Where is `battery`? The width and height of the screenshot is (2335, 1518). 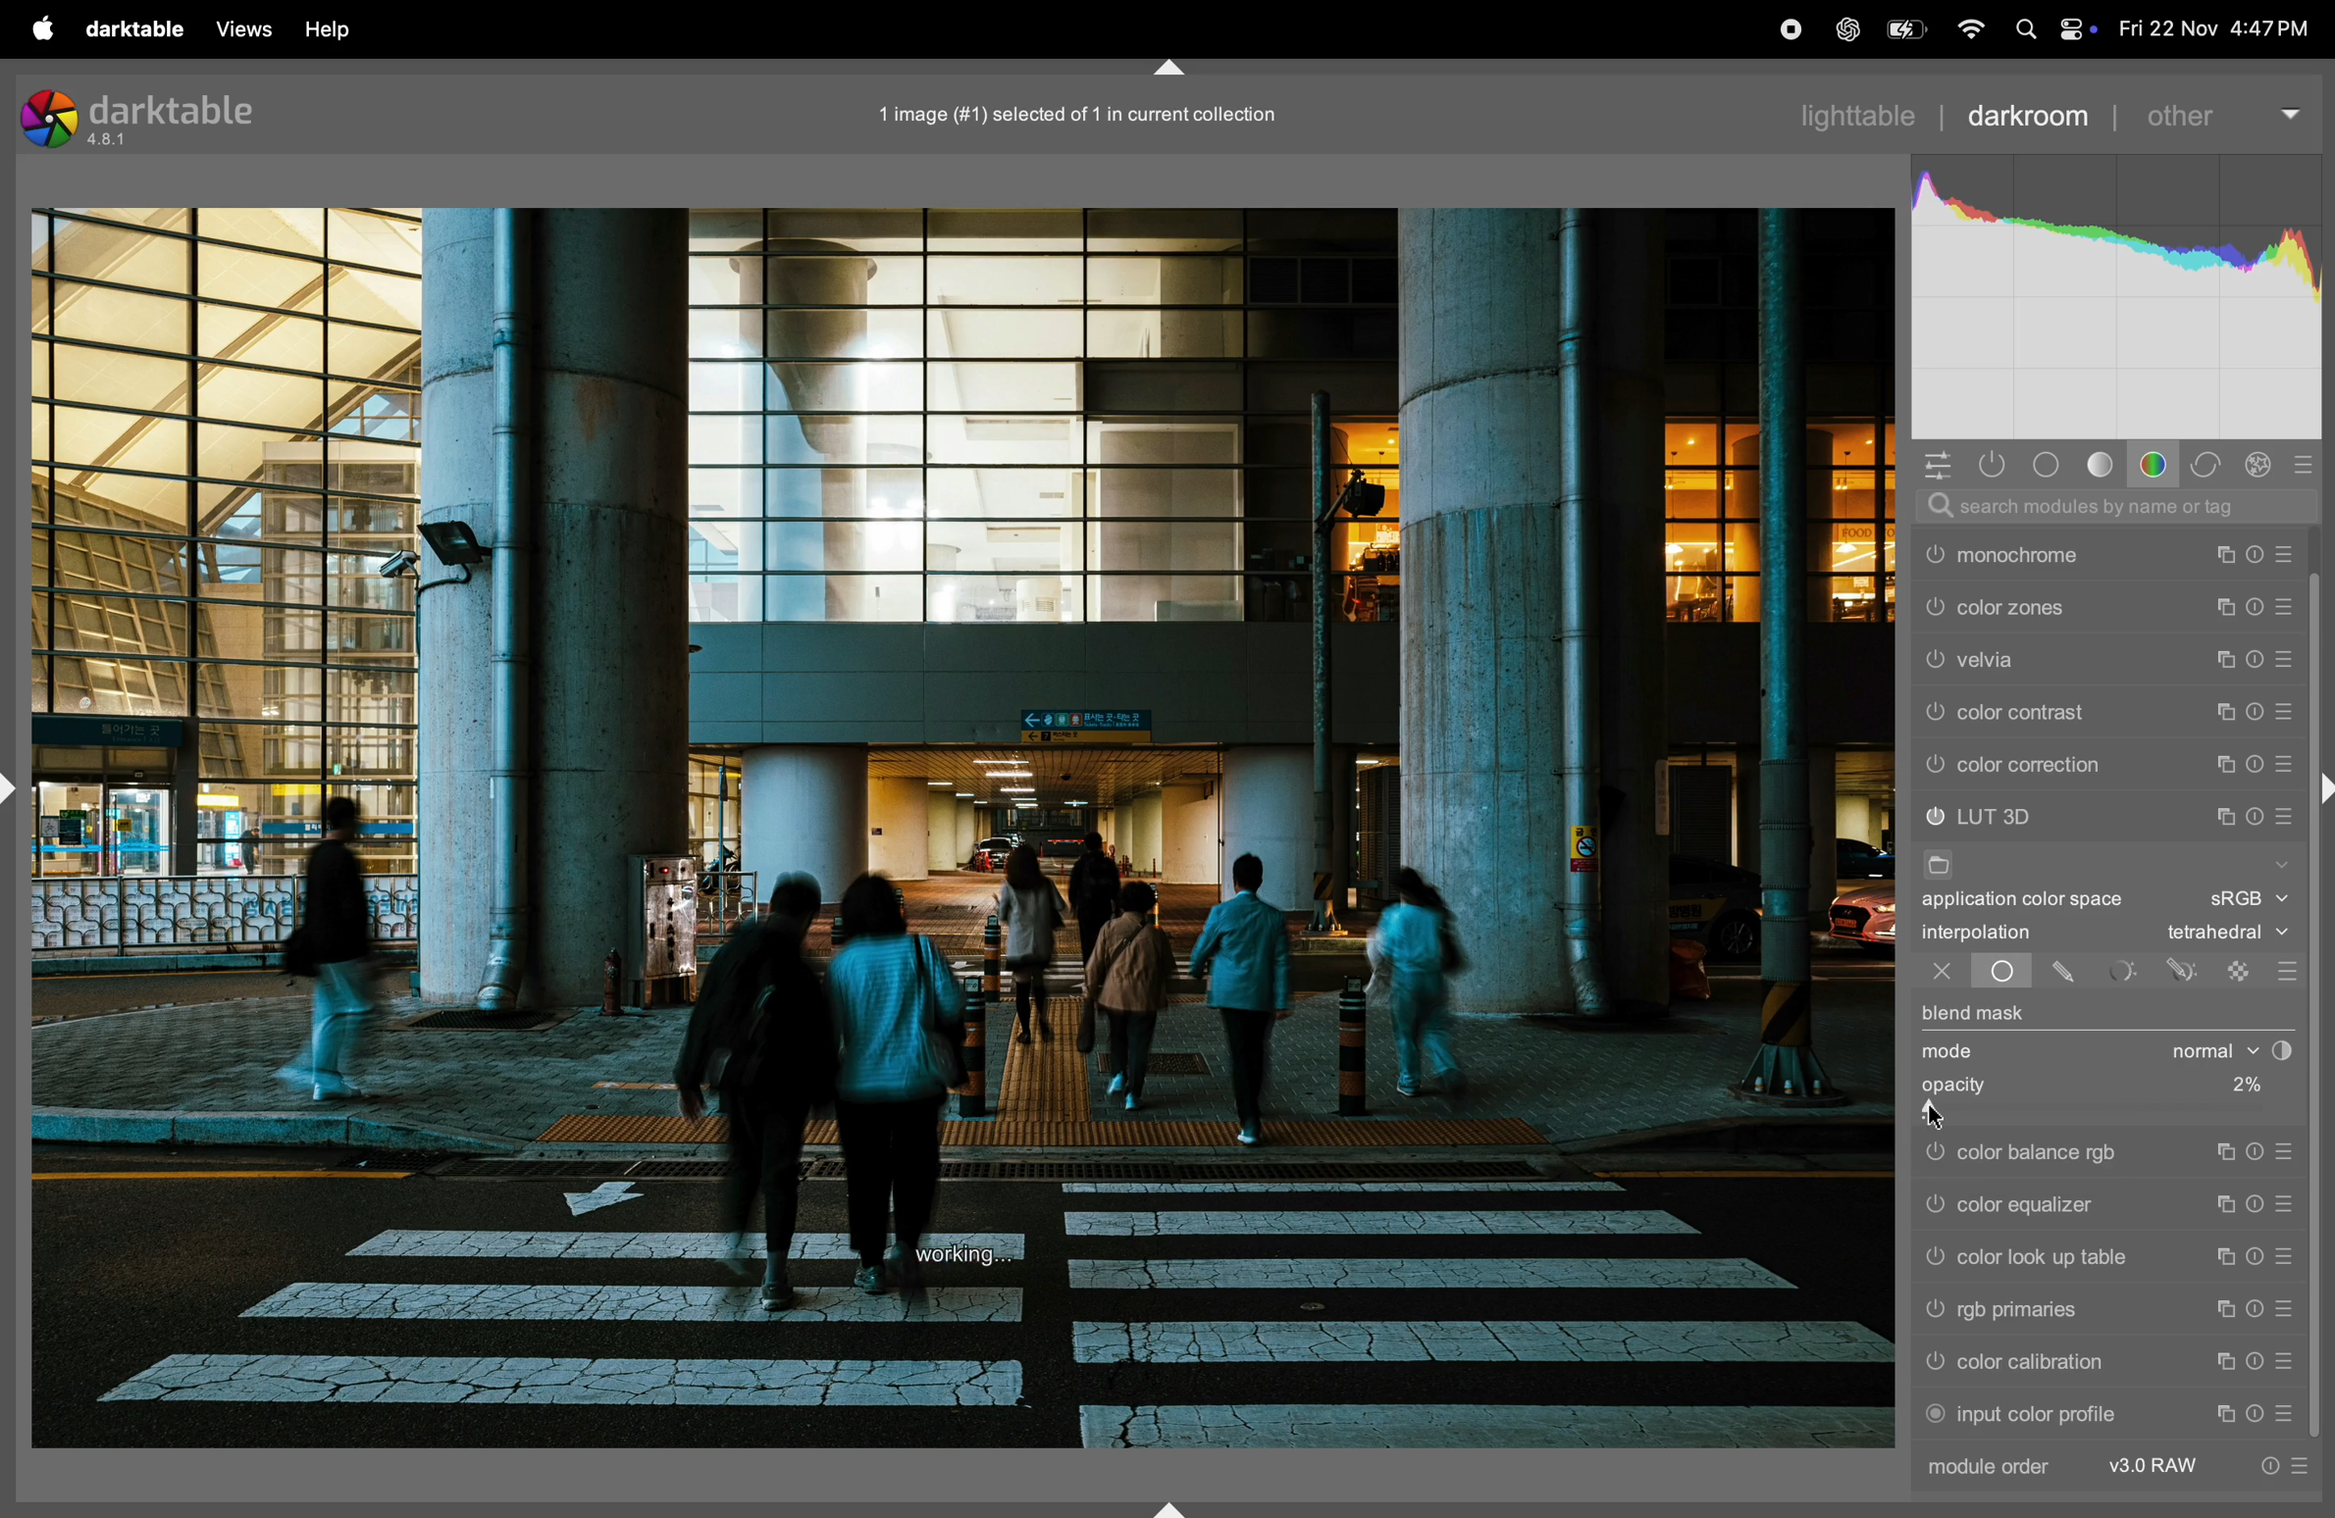
battery is located at coordinates (1900, 32).